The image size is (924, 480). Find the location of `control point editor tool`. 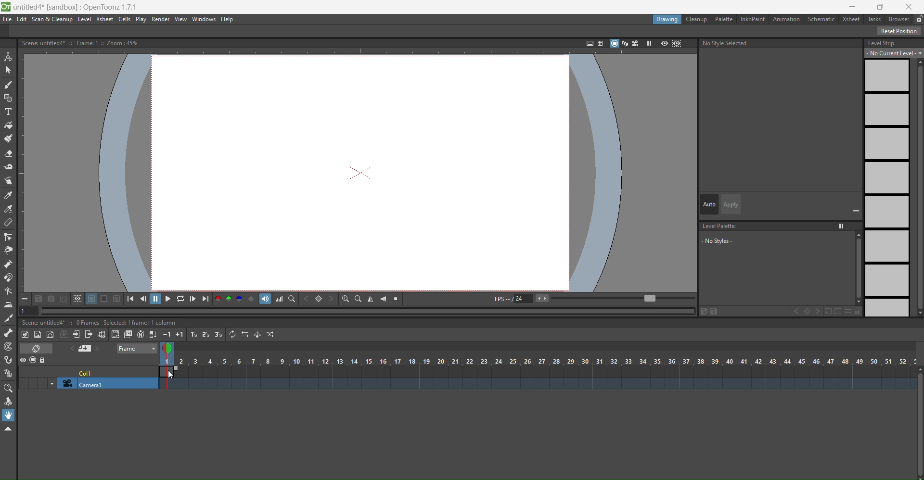

control point editor tool is located at coordinates (8, 237).